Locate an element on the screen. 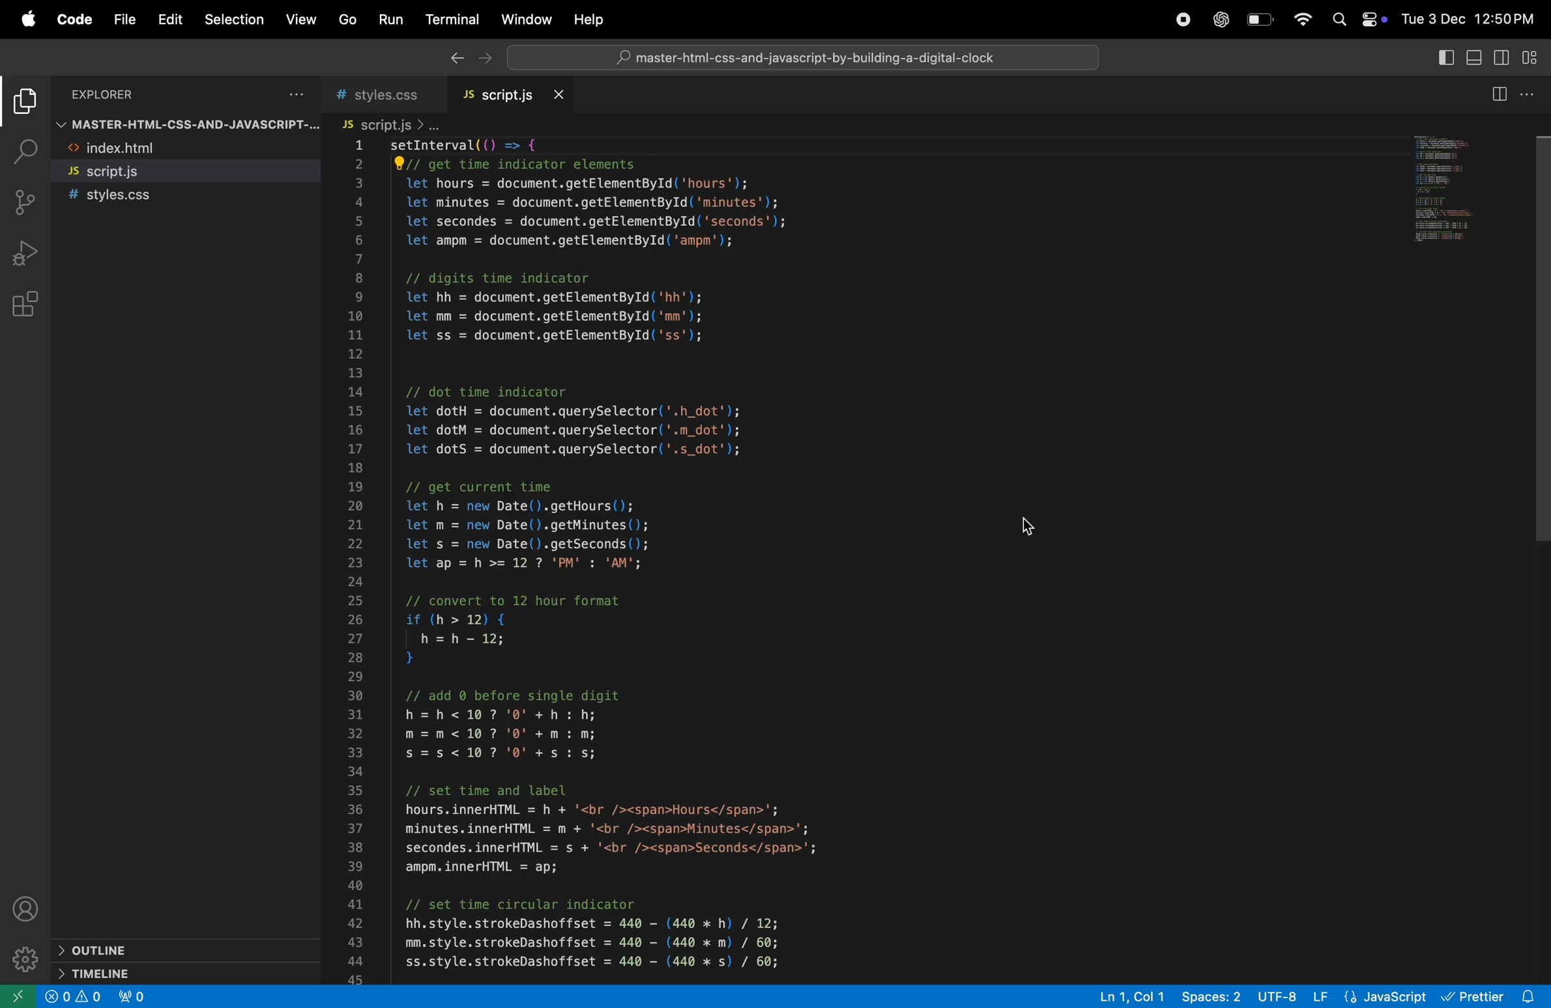 Image resolution: width=1551 pixels, height=1008 pixels. toggle panel is located at coordinates (1472, 57).